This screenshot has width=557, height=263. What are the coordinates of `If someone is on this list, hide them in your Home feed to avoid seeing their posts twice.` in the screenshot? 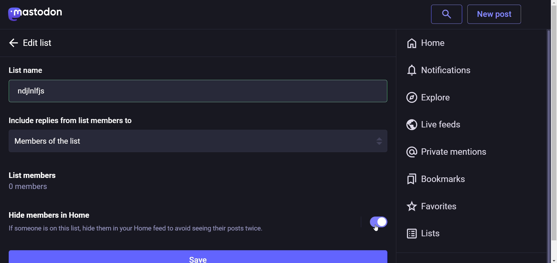 It's located at (141, 230).